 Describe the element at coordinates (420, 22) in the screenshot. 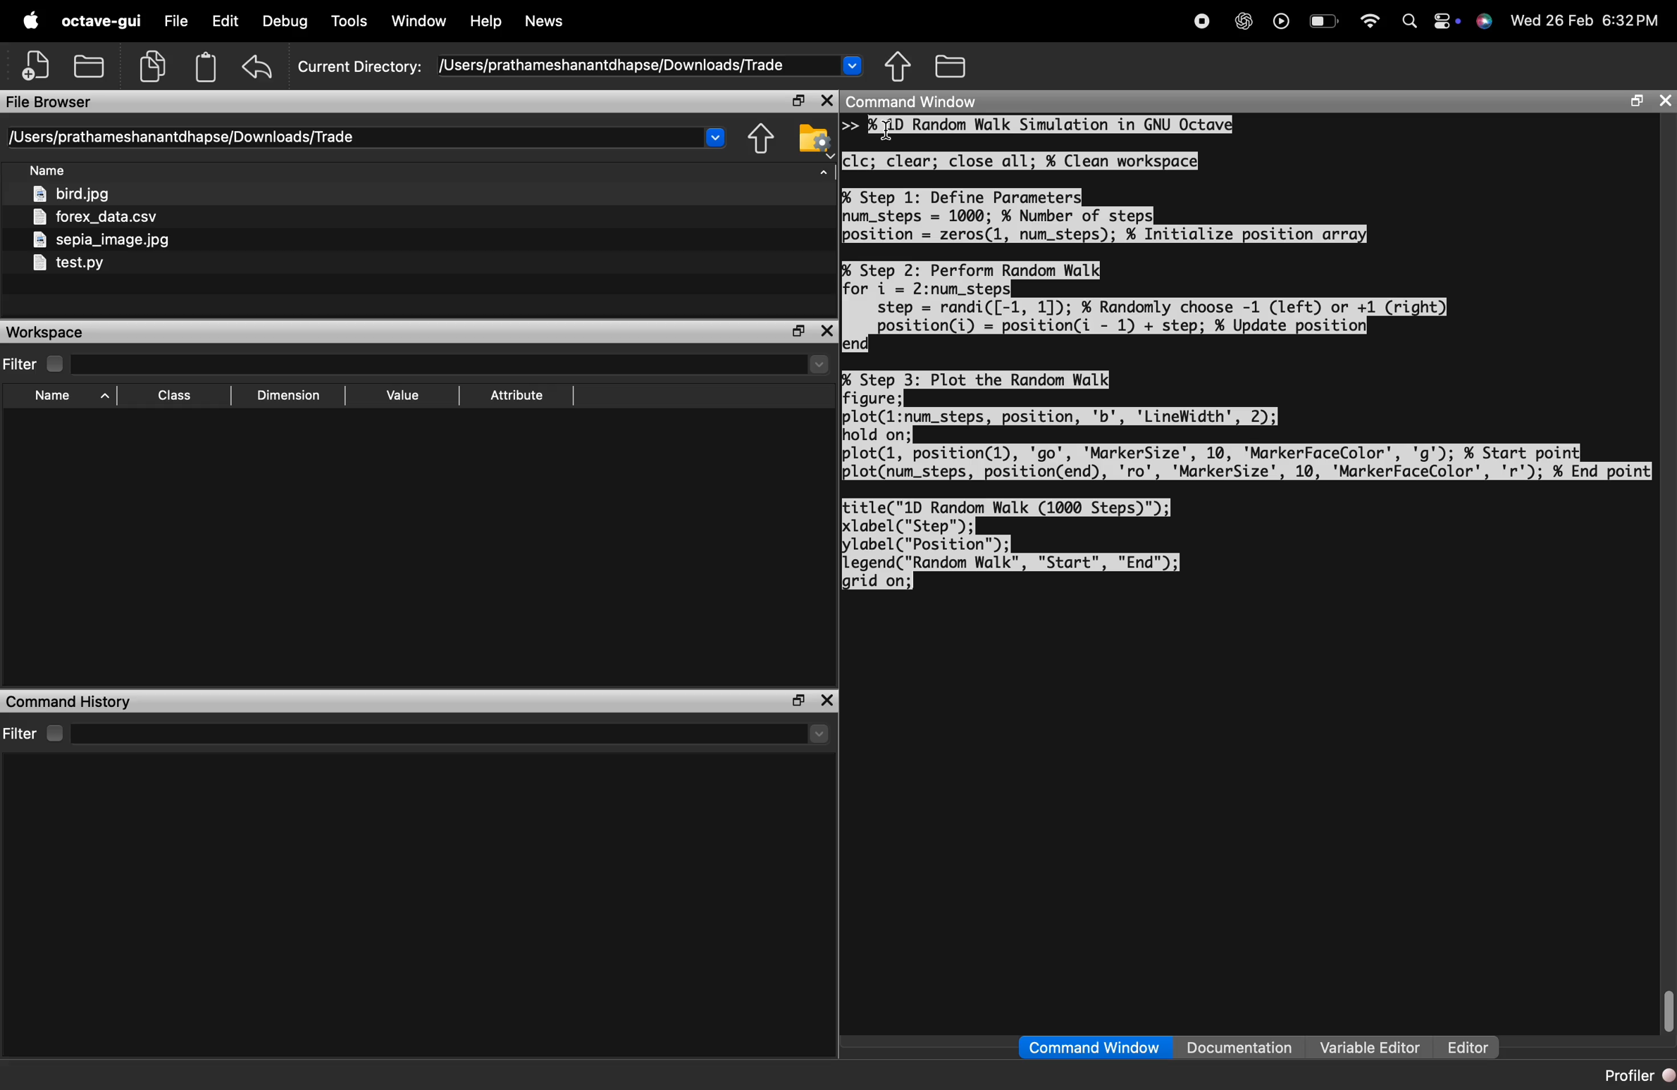

I see `window` at that location.